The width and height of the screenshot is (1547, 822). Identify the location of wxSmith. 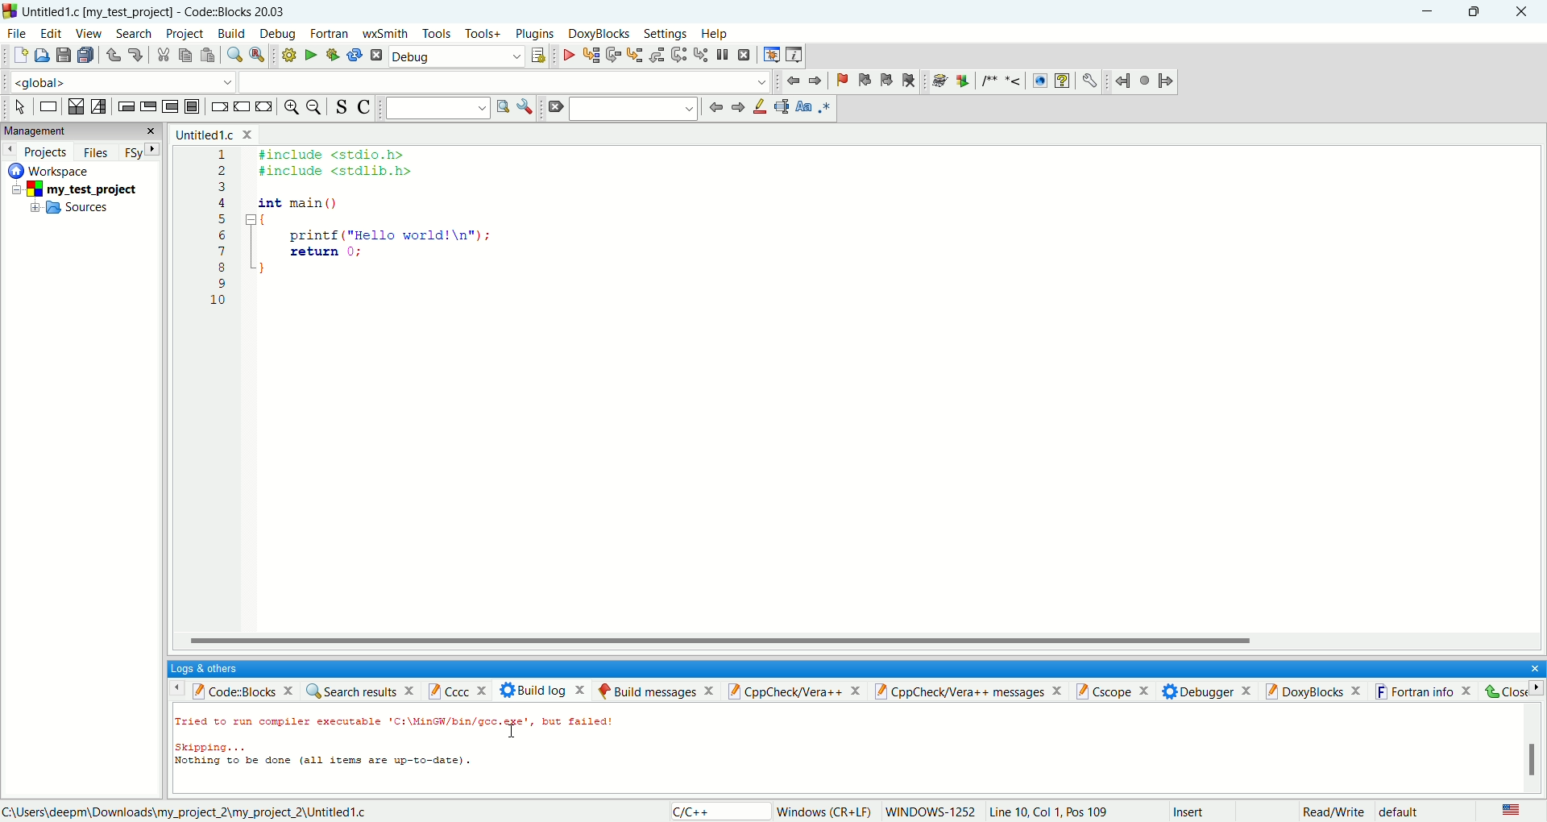
(384, 35).